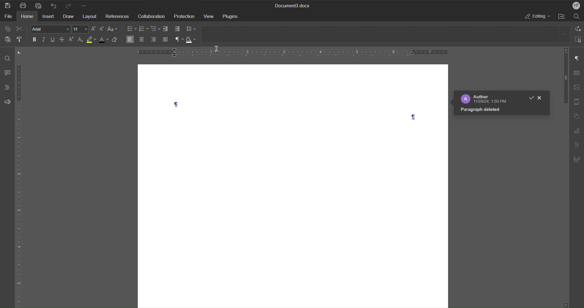  I want to click on Save, so click(7, 6).